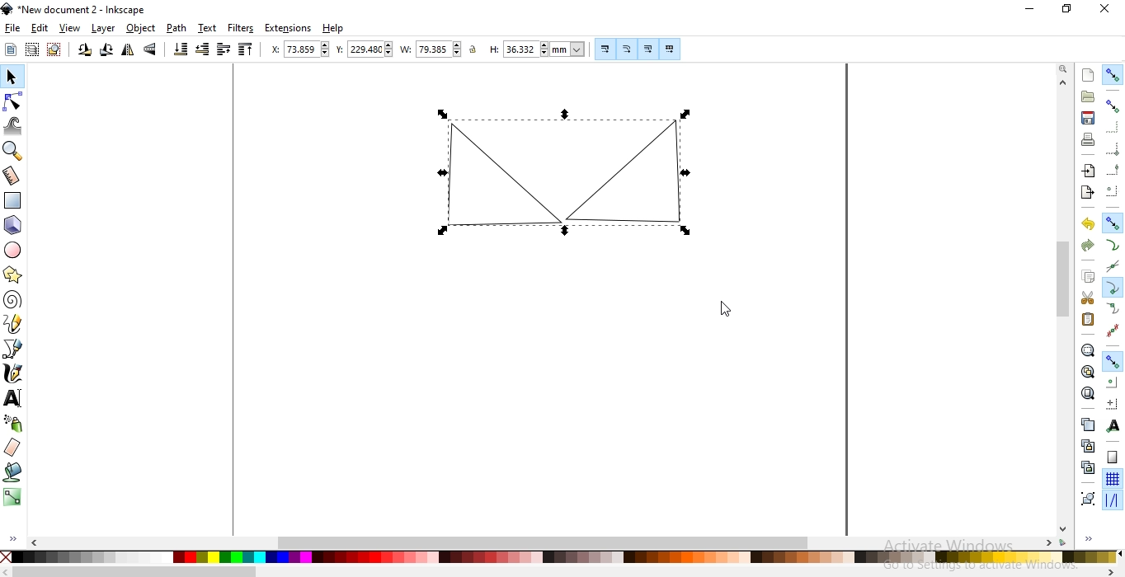 The image size is (1125, 577). Describe the element at coordinates (151, 50) in the screenshot. I see `flip vertically` at that location.